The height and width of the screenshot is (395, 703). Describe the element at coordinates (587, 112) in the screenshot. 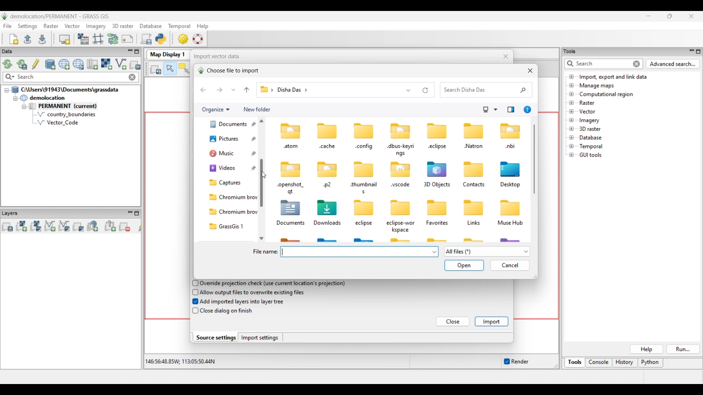

I see `Double click to see files under Vector` at that location.